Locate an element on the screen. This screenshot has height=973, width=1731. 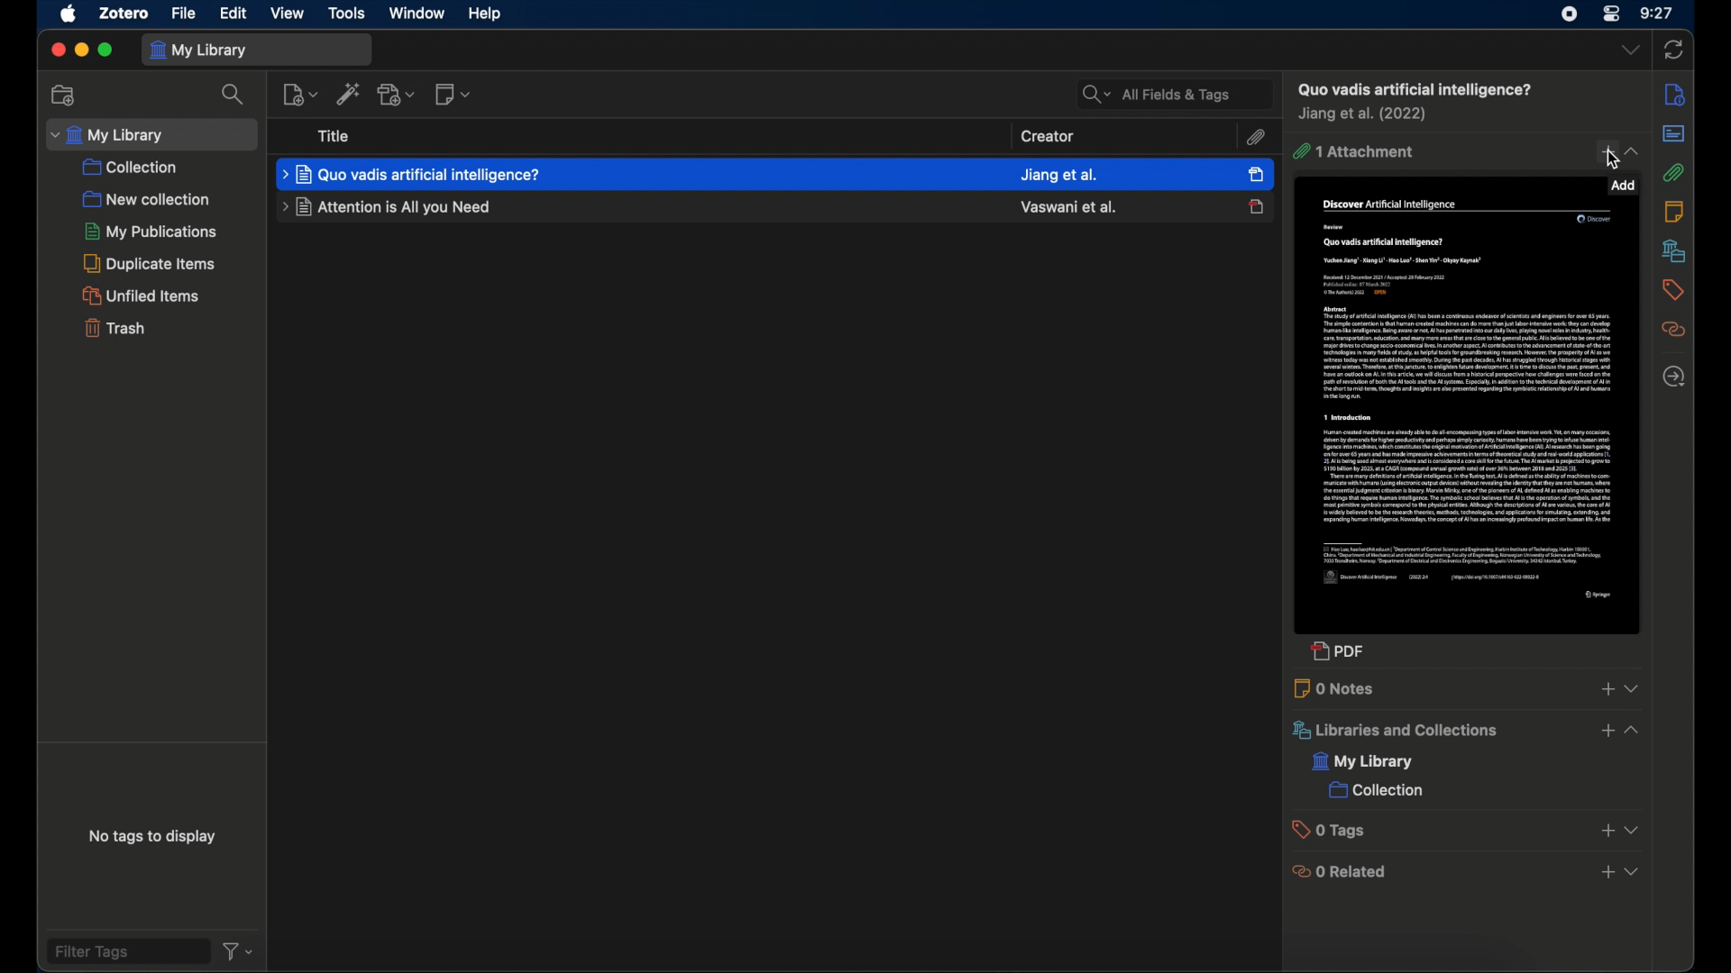
0 notes is located at coordinates (1336, 688).